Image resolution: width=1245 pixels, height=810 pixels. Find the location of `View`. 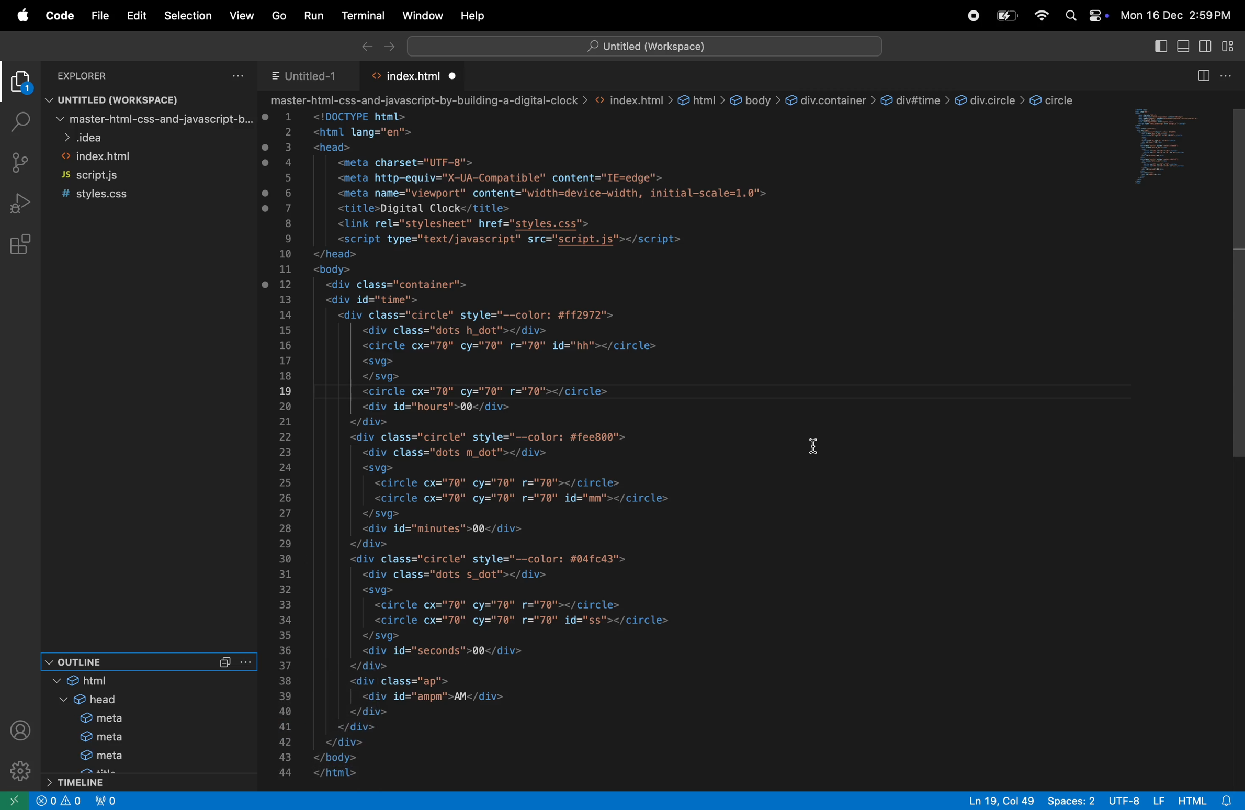

View is located at coordinates (241, 18).